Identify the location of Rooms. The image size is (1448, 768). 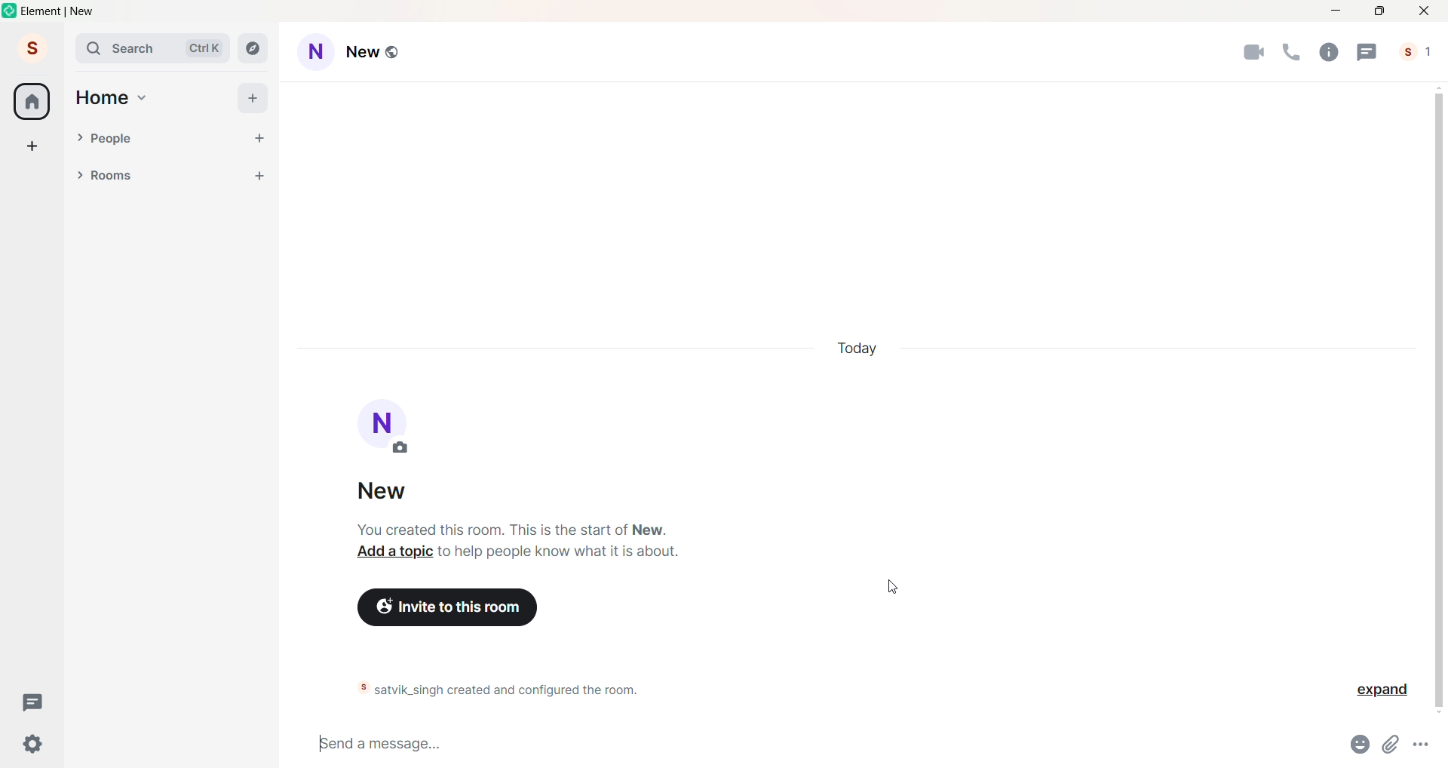
(152, 177).